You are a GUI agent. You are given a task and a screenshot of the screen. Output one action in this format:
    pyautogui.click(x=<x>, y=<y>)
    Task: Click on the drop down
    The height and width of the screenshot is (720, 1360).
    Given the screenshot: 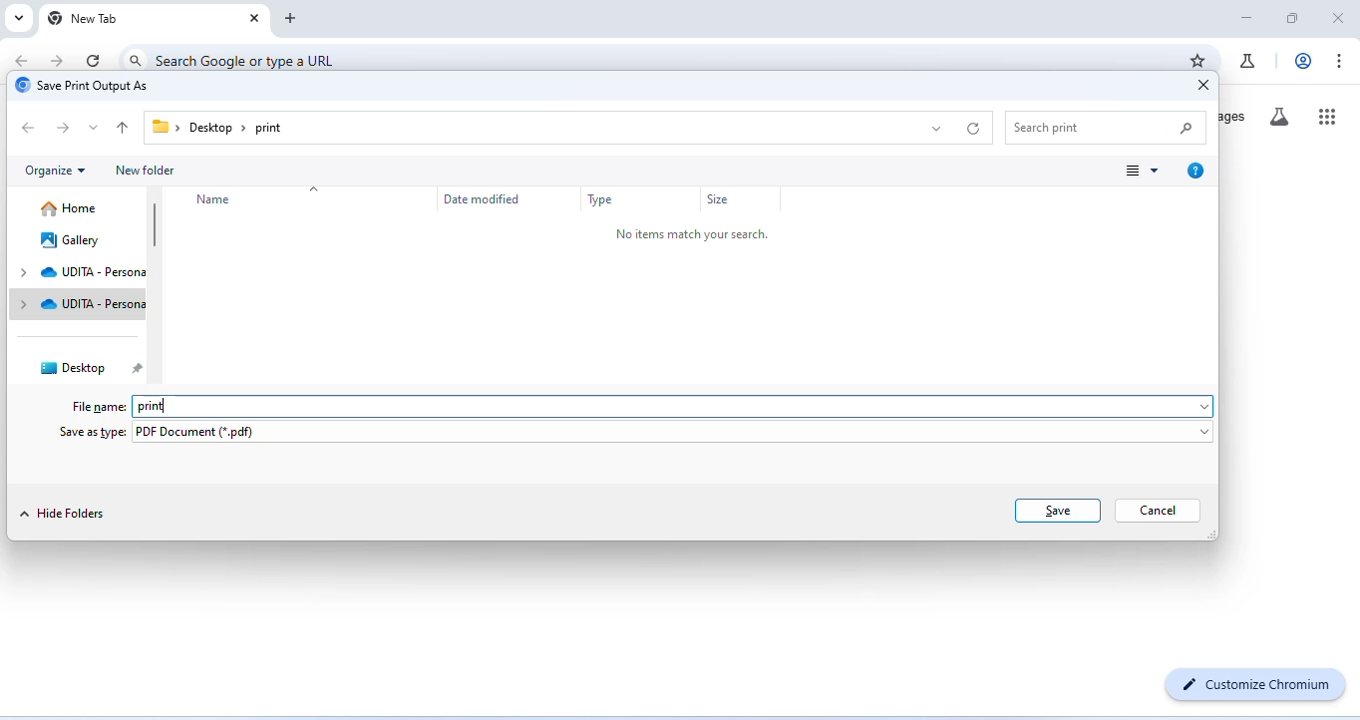 What is the action you would take?
    pyautogui.click(x=21, y=288)
    